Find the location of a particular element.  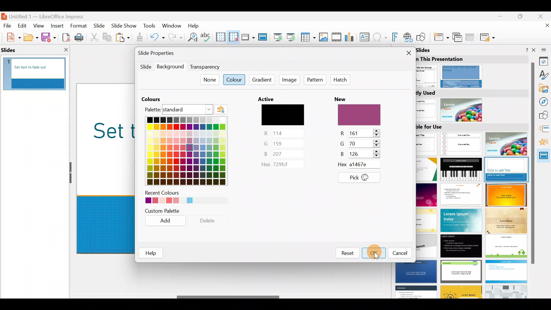

View is located at coordinates (39, 26).